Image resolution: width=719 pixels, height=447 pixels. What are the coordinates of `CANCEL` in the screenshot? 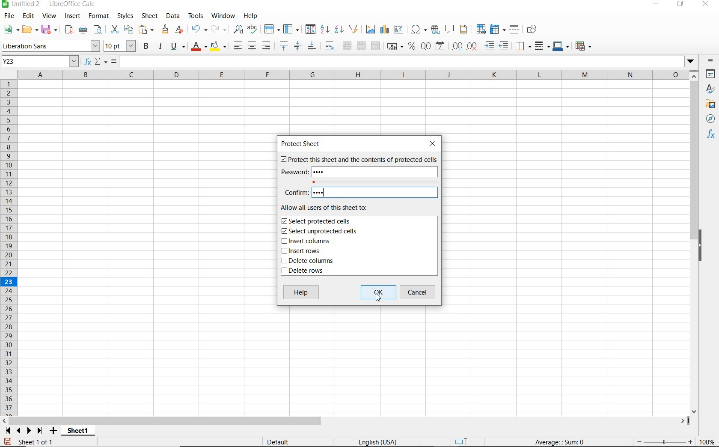 It's located at (419, 292).